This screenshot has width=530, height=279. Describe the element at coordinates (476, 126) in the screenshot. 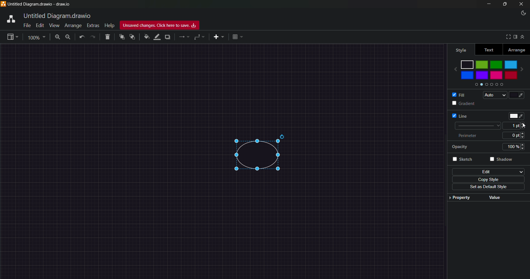

I see `input line style` at that location.